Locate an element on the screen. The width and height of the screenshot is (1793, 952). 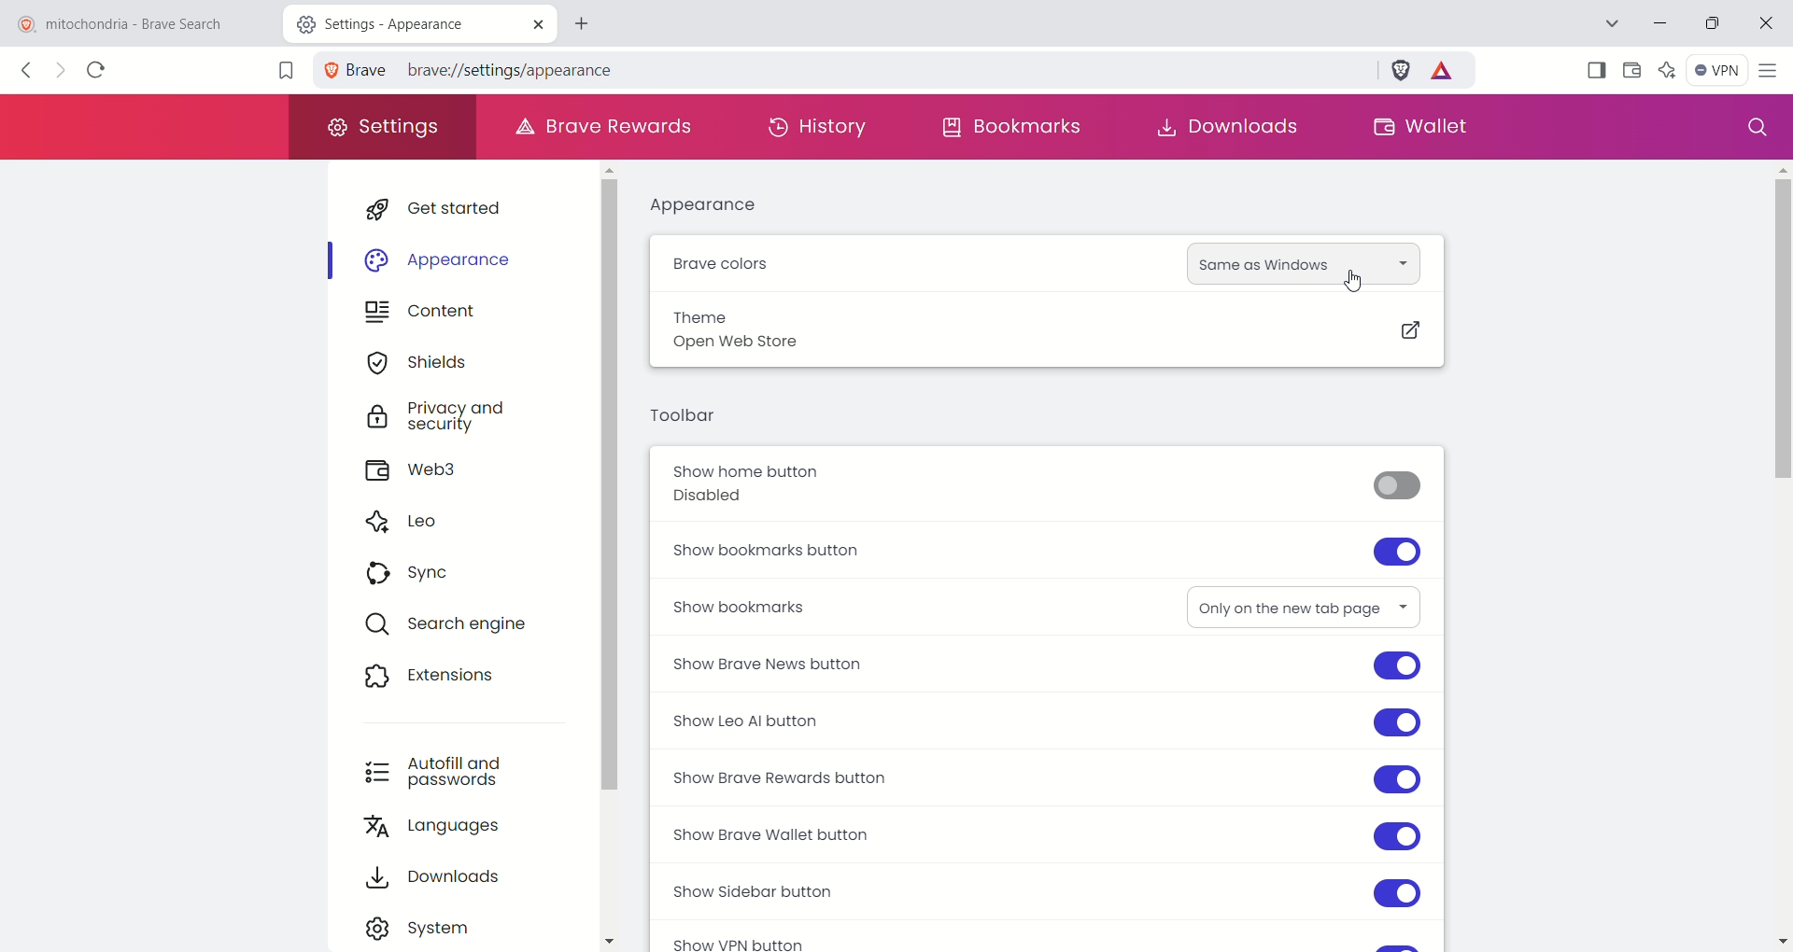
extensions is located at coordinates (438, 676).